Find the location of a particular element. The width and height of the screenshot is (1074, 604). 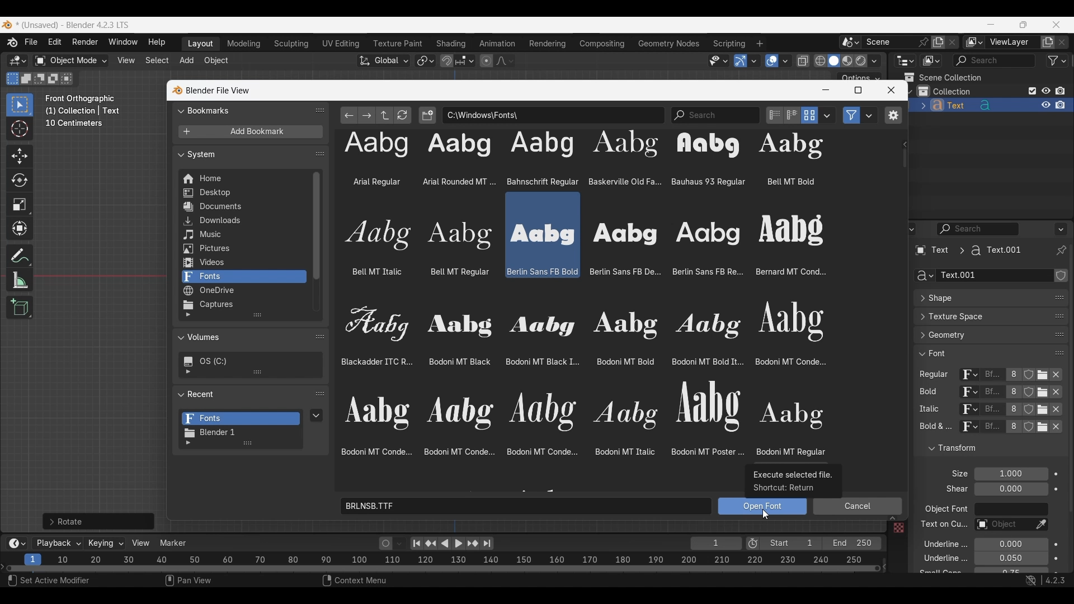

Name is located at coordinates (994, 276).